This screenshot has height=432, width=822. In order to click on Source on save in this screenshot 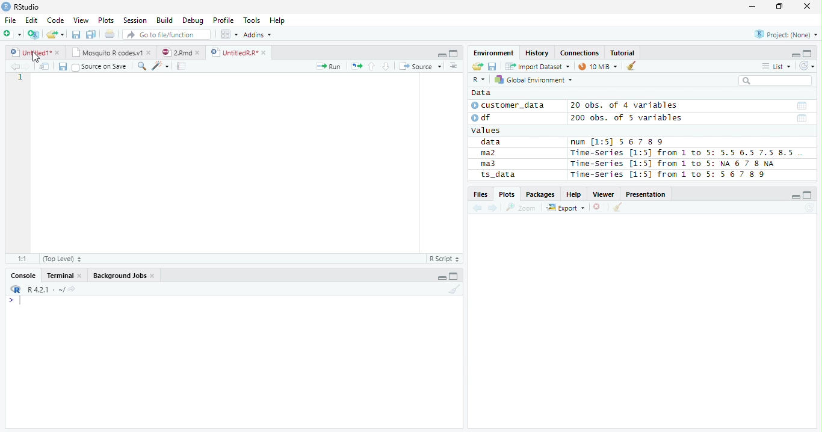, I will do `click(100, 67)`.